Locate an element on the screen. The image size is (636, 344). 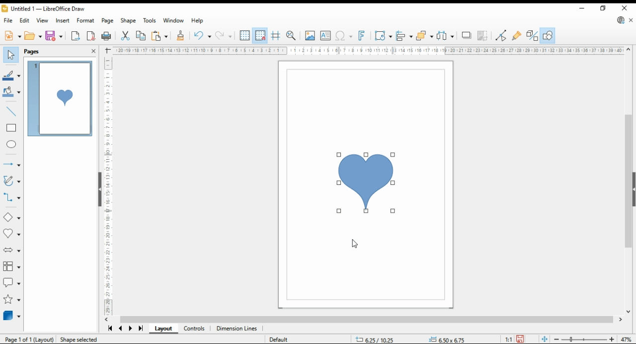
format is located at coordinates (85, 21).